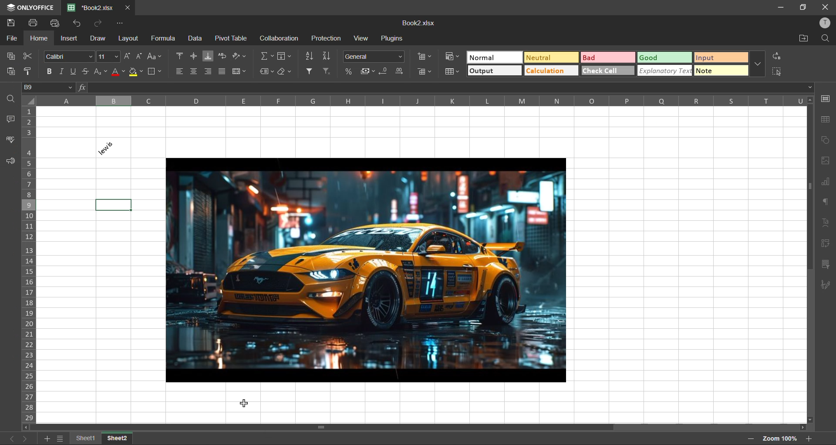 Image resolution: width=836 pixels, height=445 pixels. I want to click on close tab, so click(127, 6).